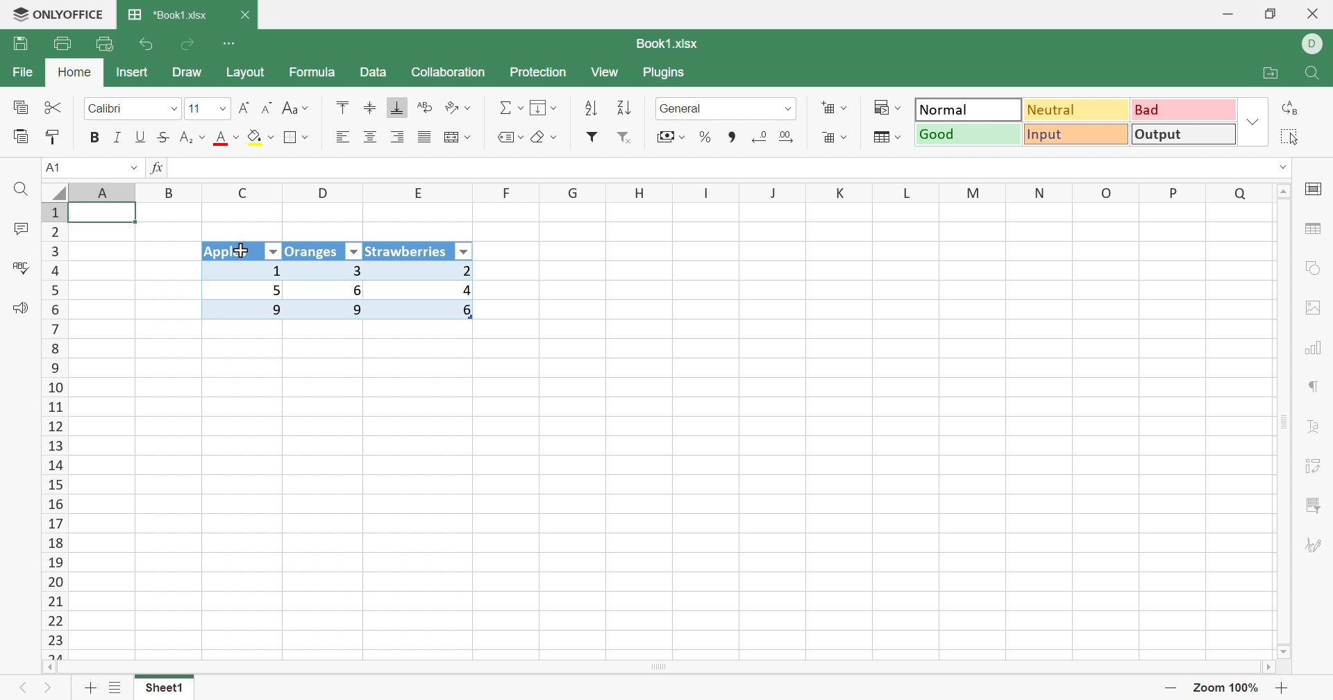  Describe the element at coordinates (106, 44) in the screenshot. I see `Quick Print` at that location.